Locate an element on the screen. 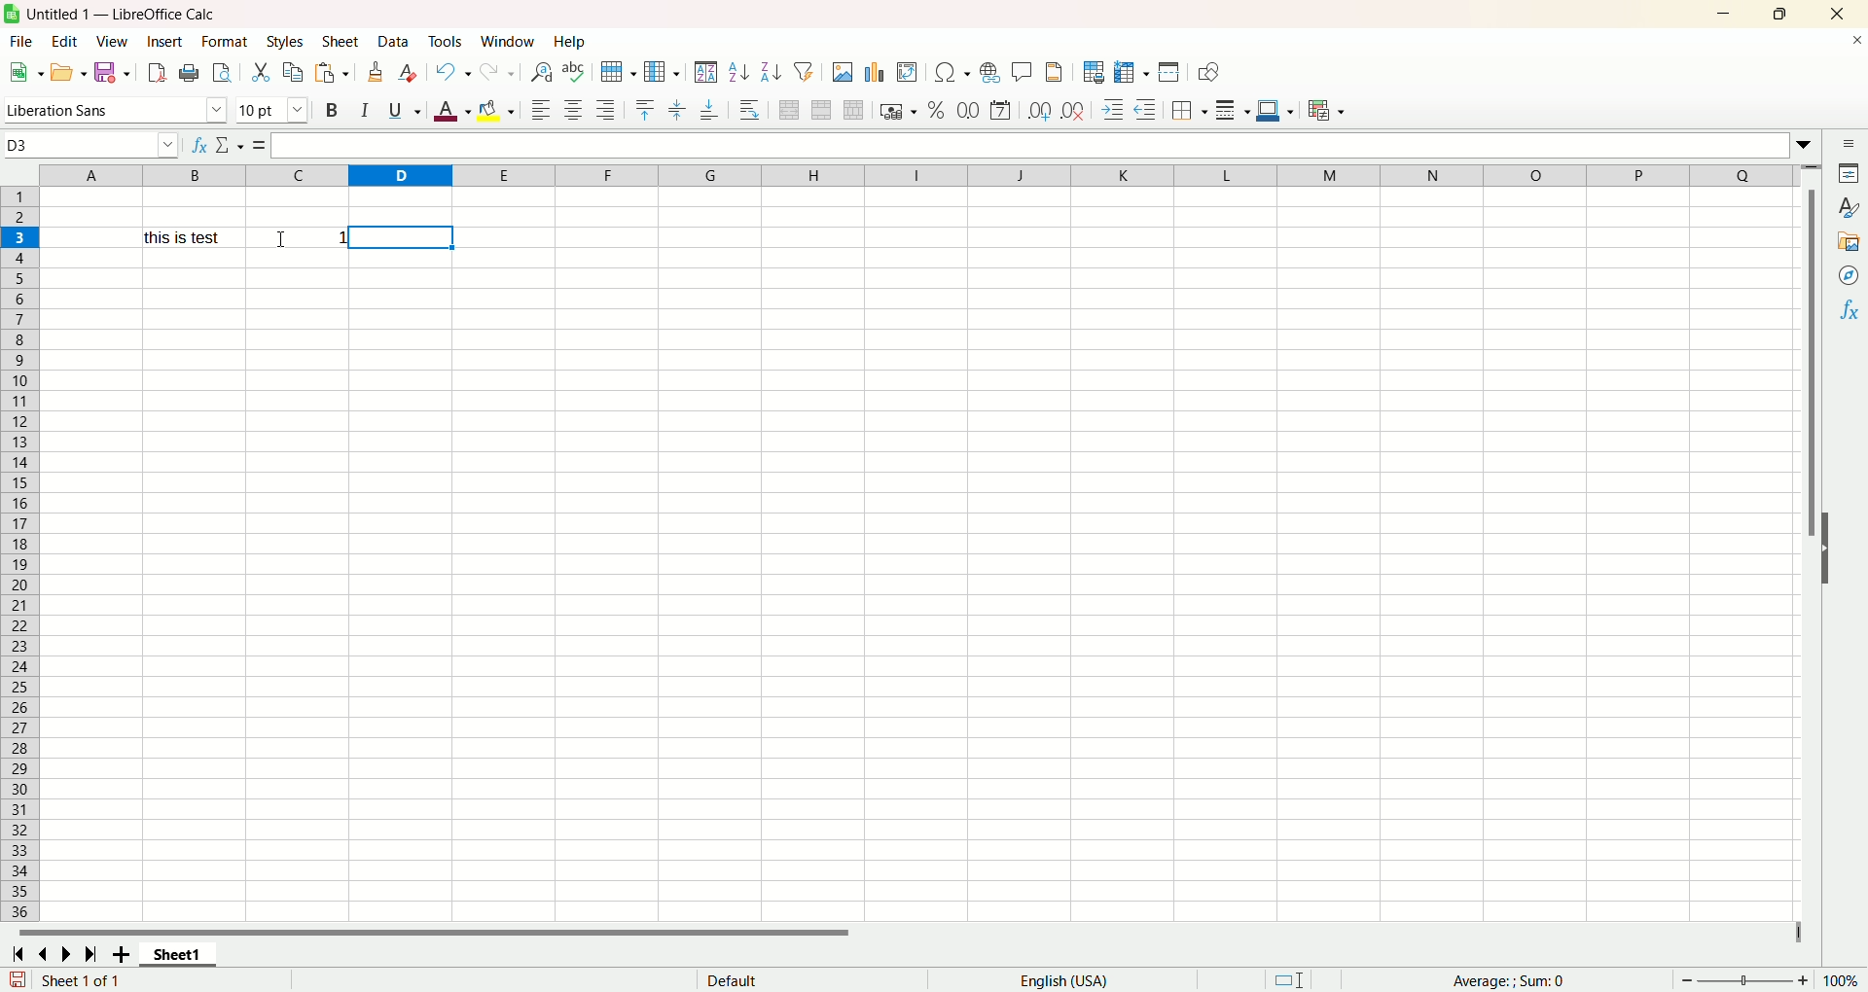  align right is located at coordinates (605, 110).